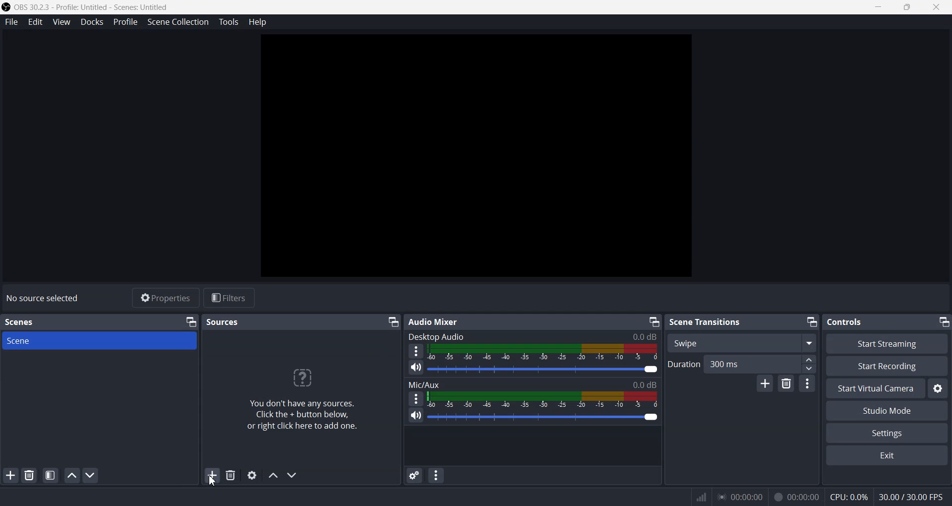 The width and height of the screenshot is (952, 506). I want to click on Minimize, so click(393, 322).